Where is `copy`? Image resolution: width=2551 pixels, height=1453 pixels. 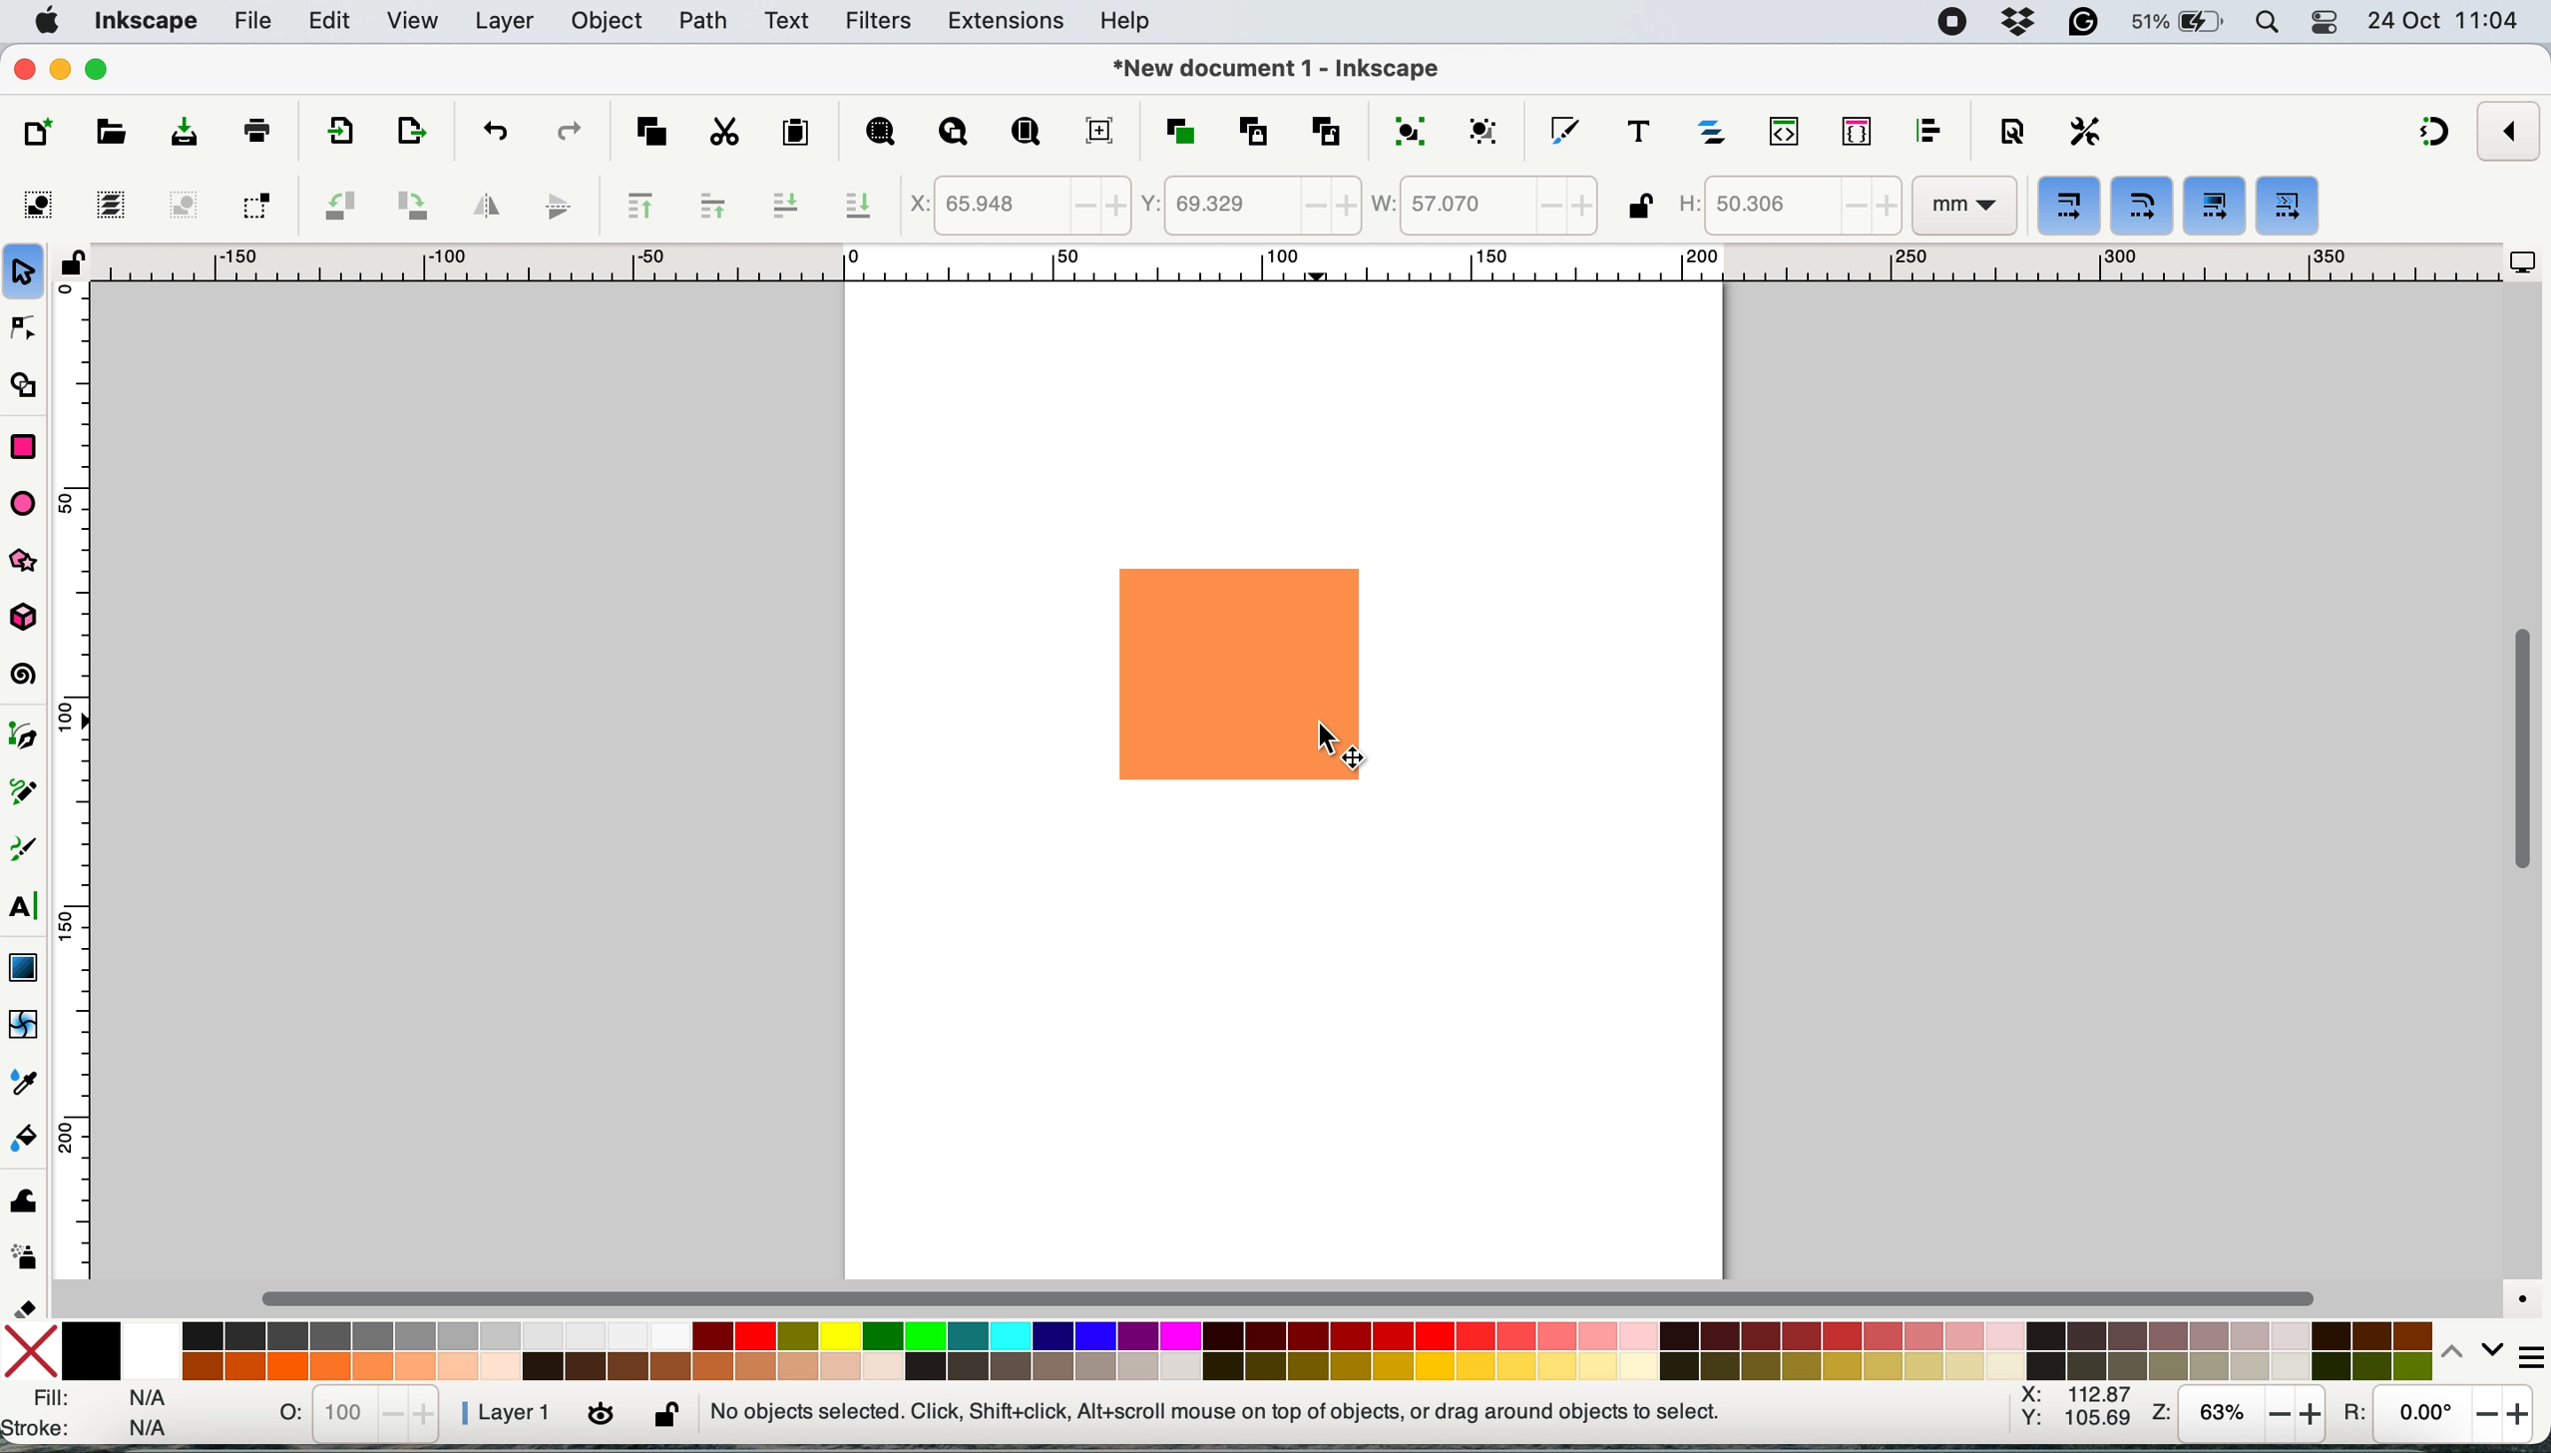
copy is located at coordinates (651, 129).